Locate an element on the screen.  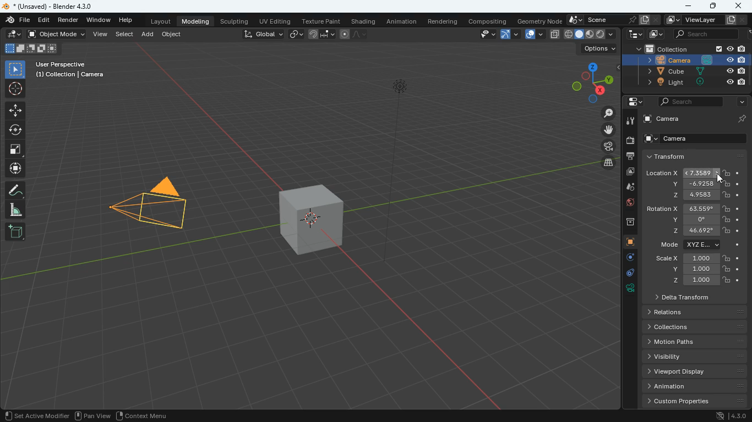
4.3.0 is located at coordinates (731, 415).